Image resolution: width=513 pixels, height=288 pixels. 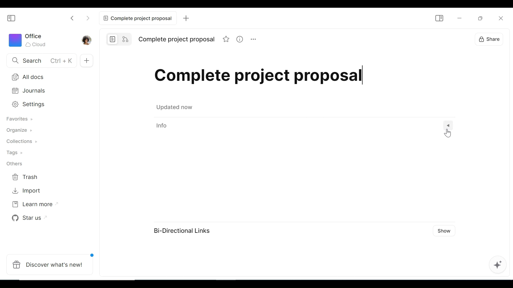 What do you see at coordinates (14, 163) in the screenshot?
I see `Others` at bounding box center [14, 163].